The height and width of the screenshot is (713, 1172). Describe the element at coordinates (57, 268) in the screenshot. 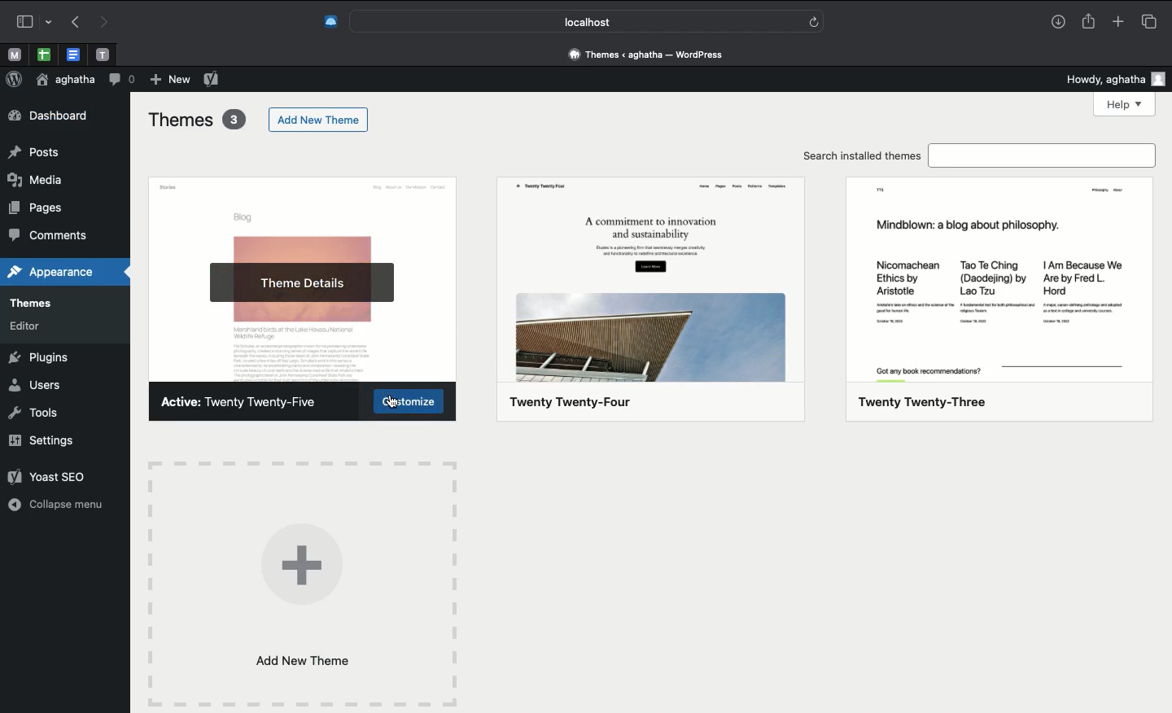

I see `appearance` at that location.